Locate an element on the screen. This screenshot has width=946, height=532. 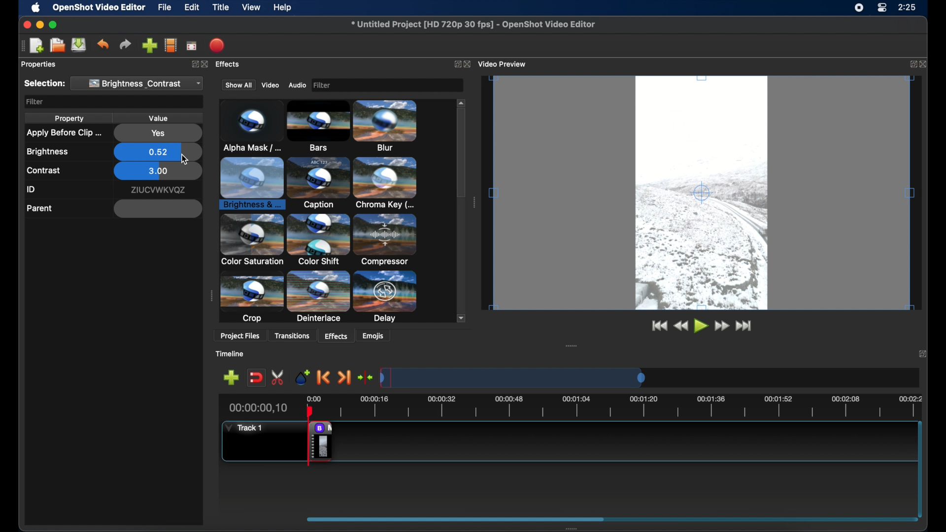
project files is located at coordinates (240, 336).